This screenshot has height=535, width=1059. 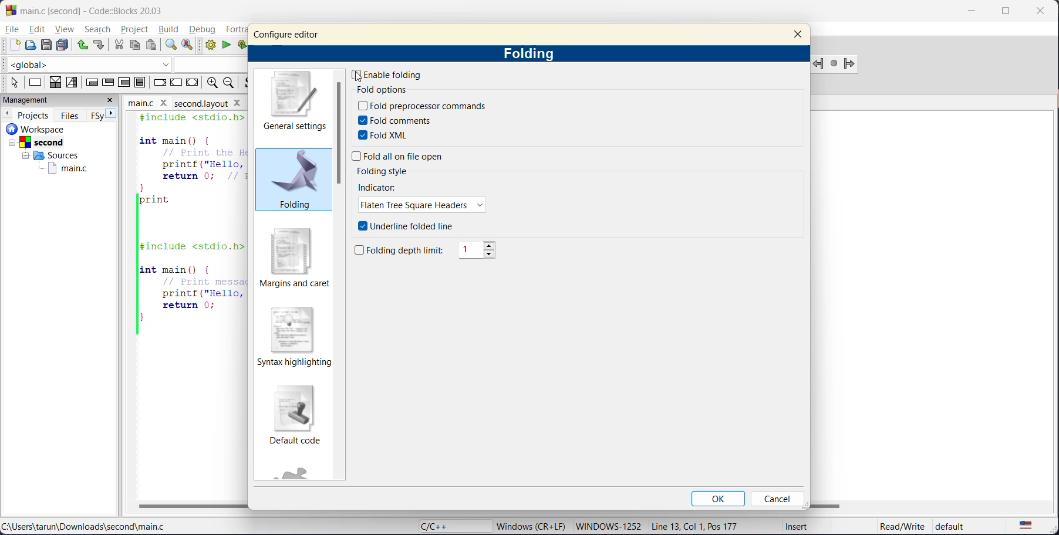 I want to click on zoom in, so click(x=211, y=83).